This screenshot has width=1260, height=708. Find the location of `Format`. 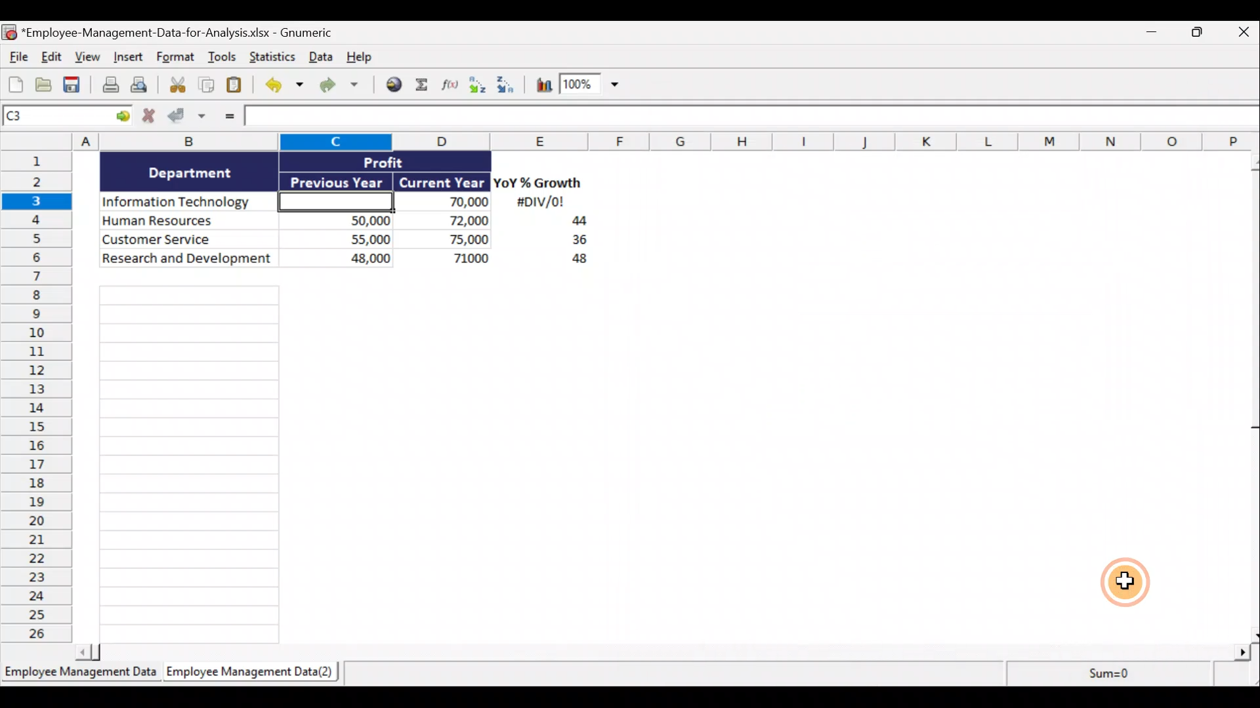

Format is located at coordinates (176, 59).